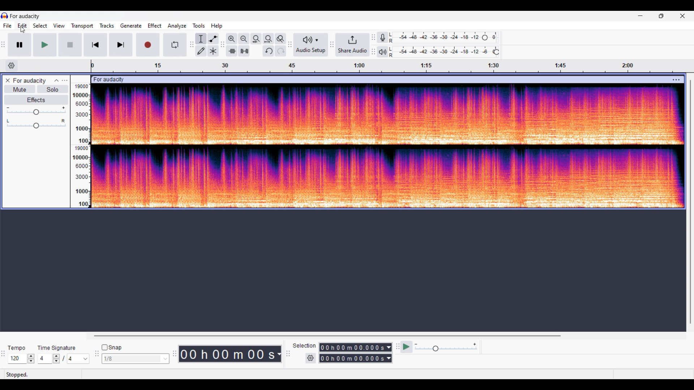  Describe the element at coordinates (269, 39) in the screenshot. I see `Fit projection to width` at that location.